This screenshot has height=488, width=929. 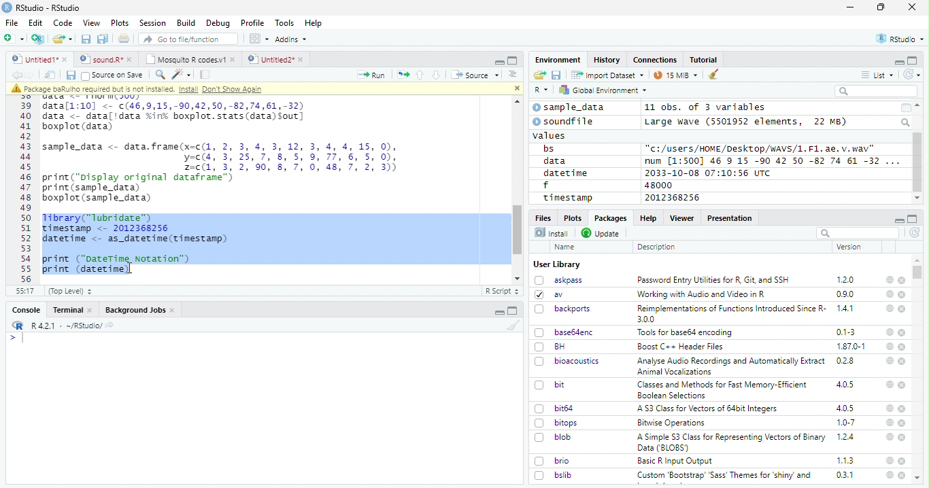 I want to click on soundfile, so click(x=564, y=122).